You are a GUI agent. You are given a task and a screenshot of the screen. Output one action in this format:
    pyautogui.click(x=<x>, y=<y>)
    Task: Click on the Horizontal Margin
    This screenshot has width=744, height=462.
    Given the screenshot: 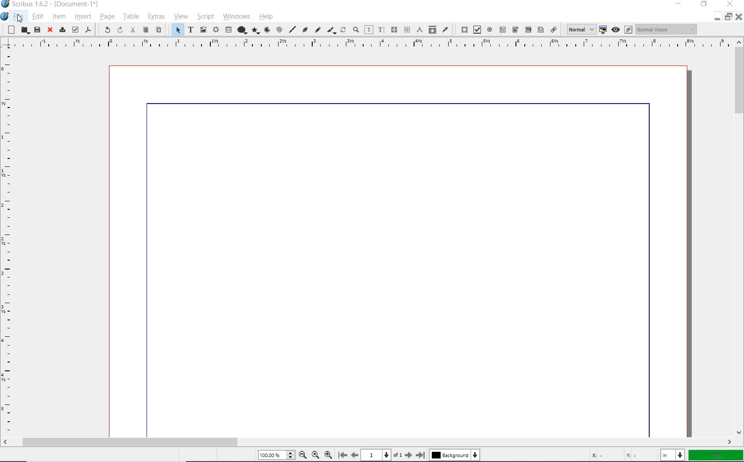 What is the action you would take?
    pyautogui.click(x=366, y=45)
    